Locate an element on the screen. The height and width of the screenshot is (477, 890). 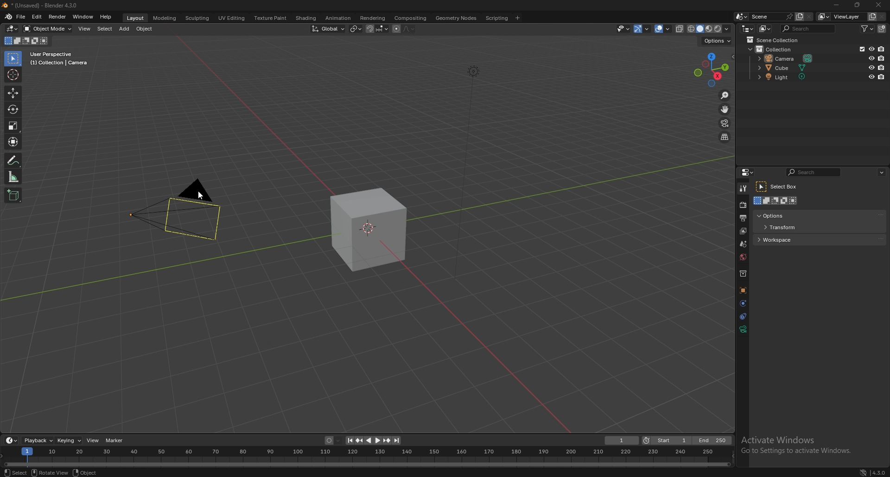
uv editing is located at coordinates (231, 18).